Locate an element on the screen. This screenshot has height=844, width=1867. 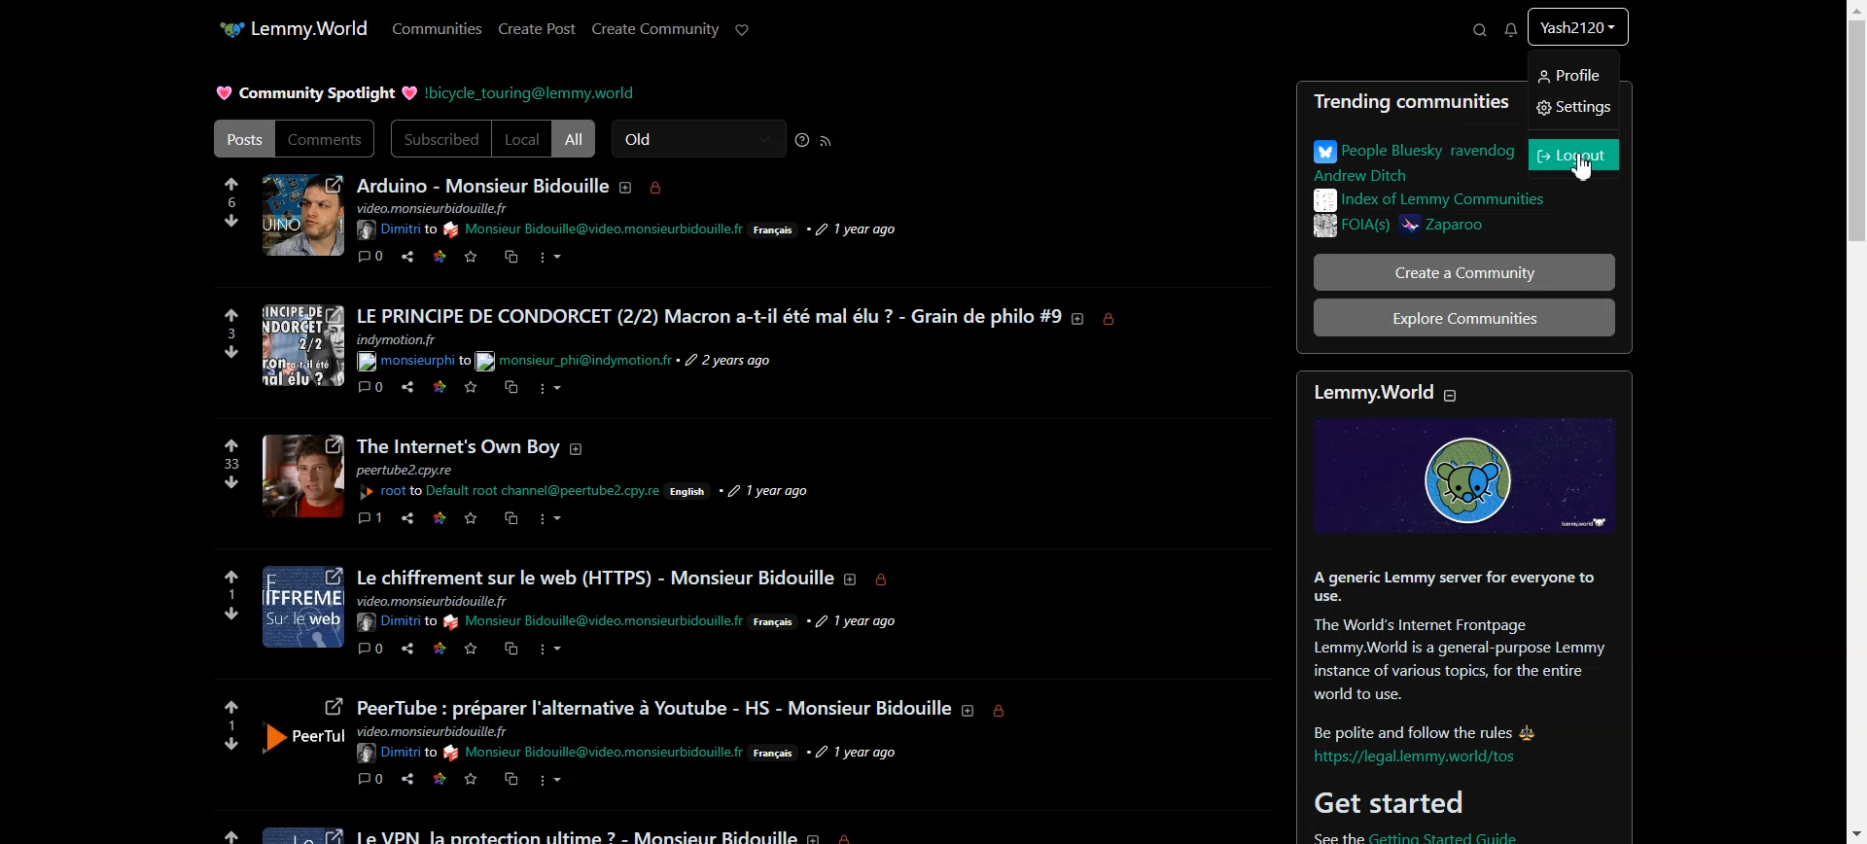
Settings is located at coordinates (1571, 109).